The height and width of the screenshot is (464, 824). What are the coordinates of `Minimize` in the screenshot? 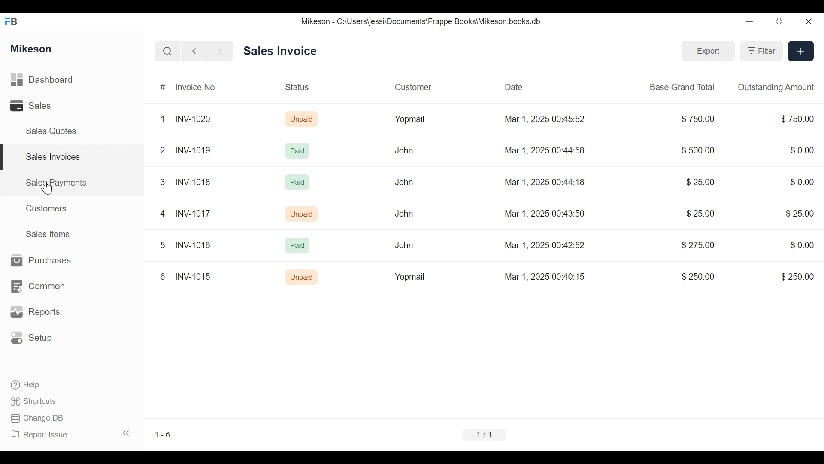 It's located at (749, 23).